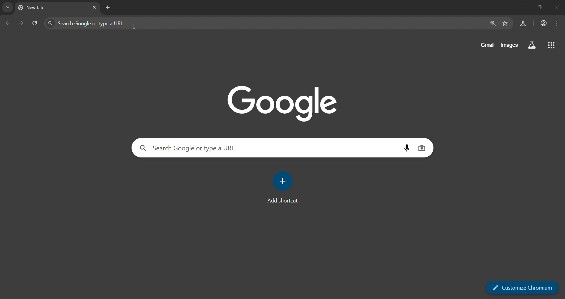  What do you see at coordinates (108, 7) in the screenshot?
I see `new tab` at bounding box center [108, 7].